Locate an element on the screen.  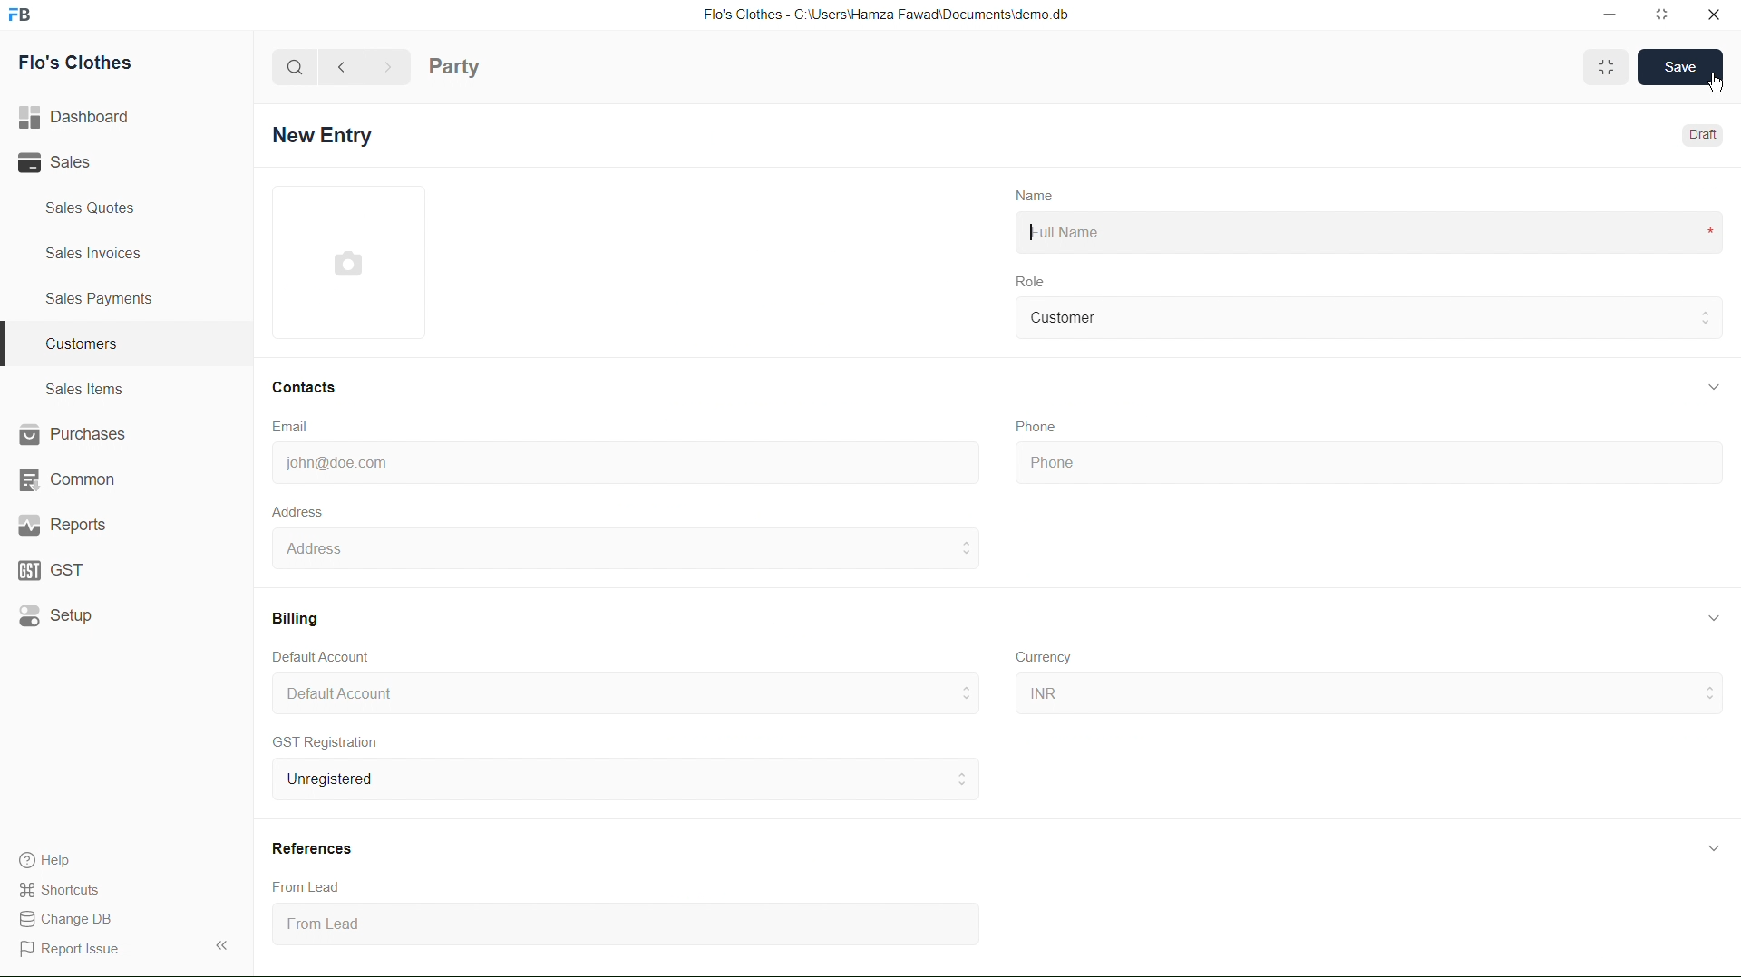
minimize is located at coordinates (1605, 16).